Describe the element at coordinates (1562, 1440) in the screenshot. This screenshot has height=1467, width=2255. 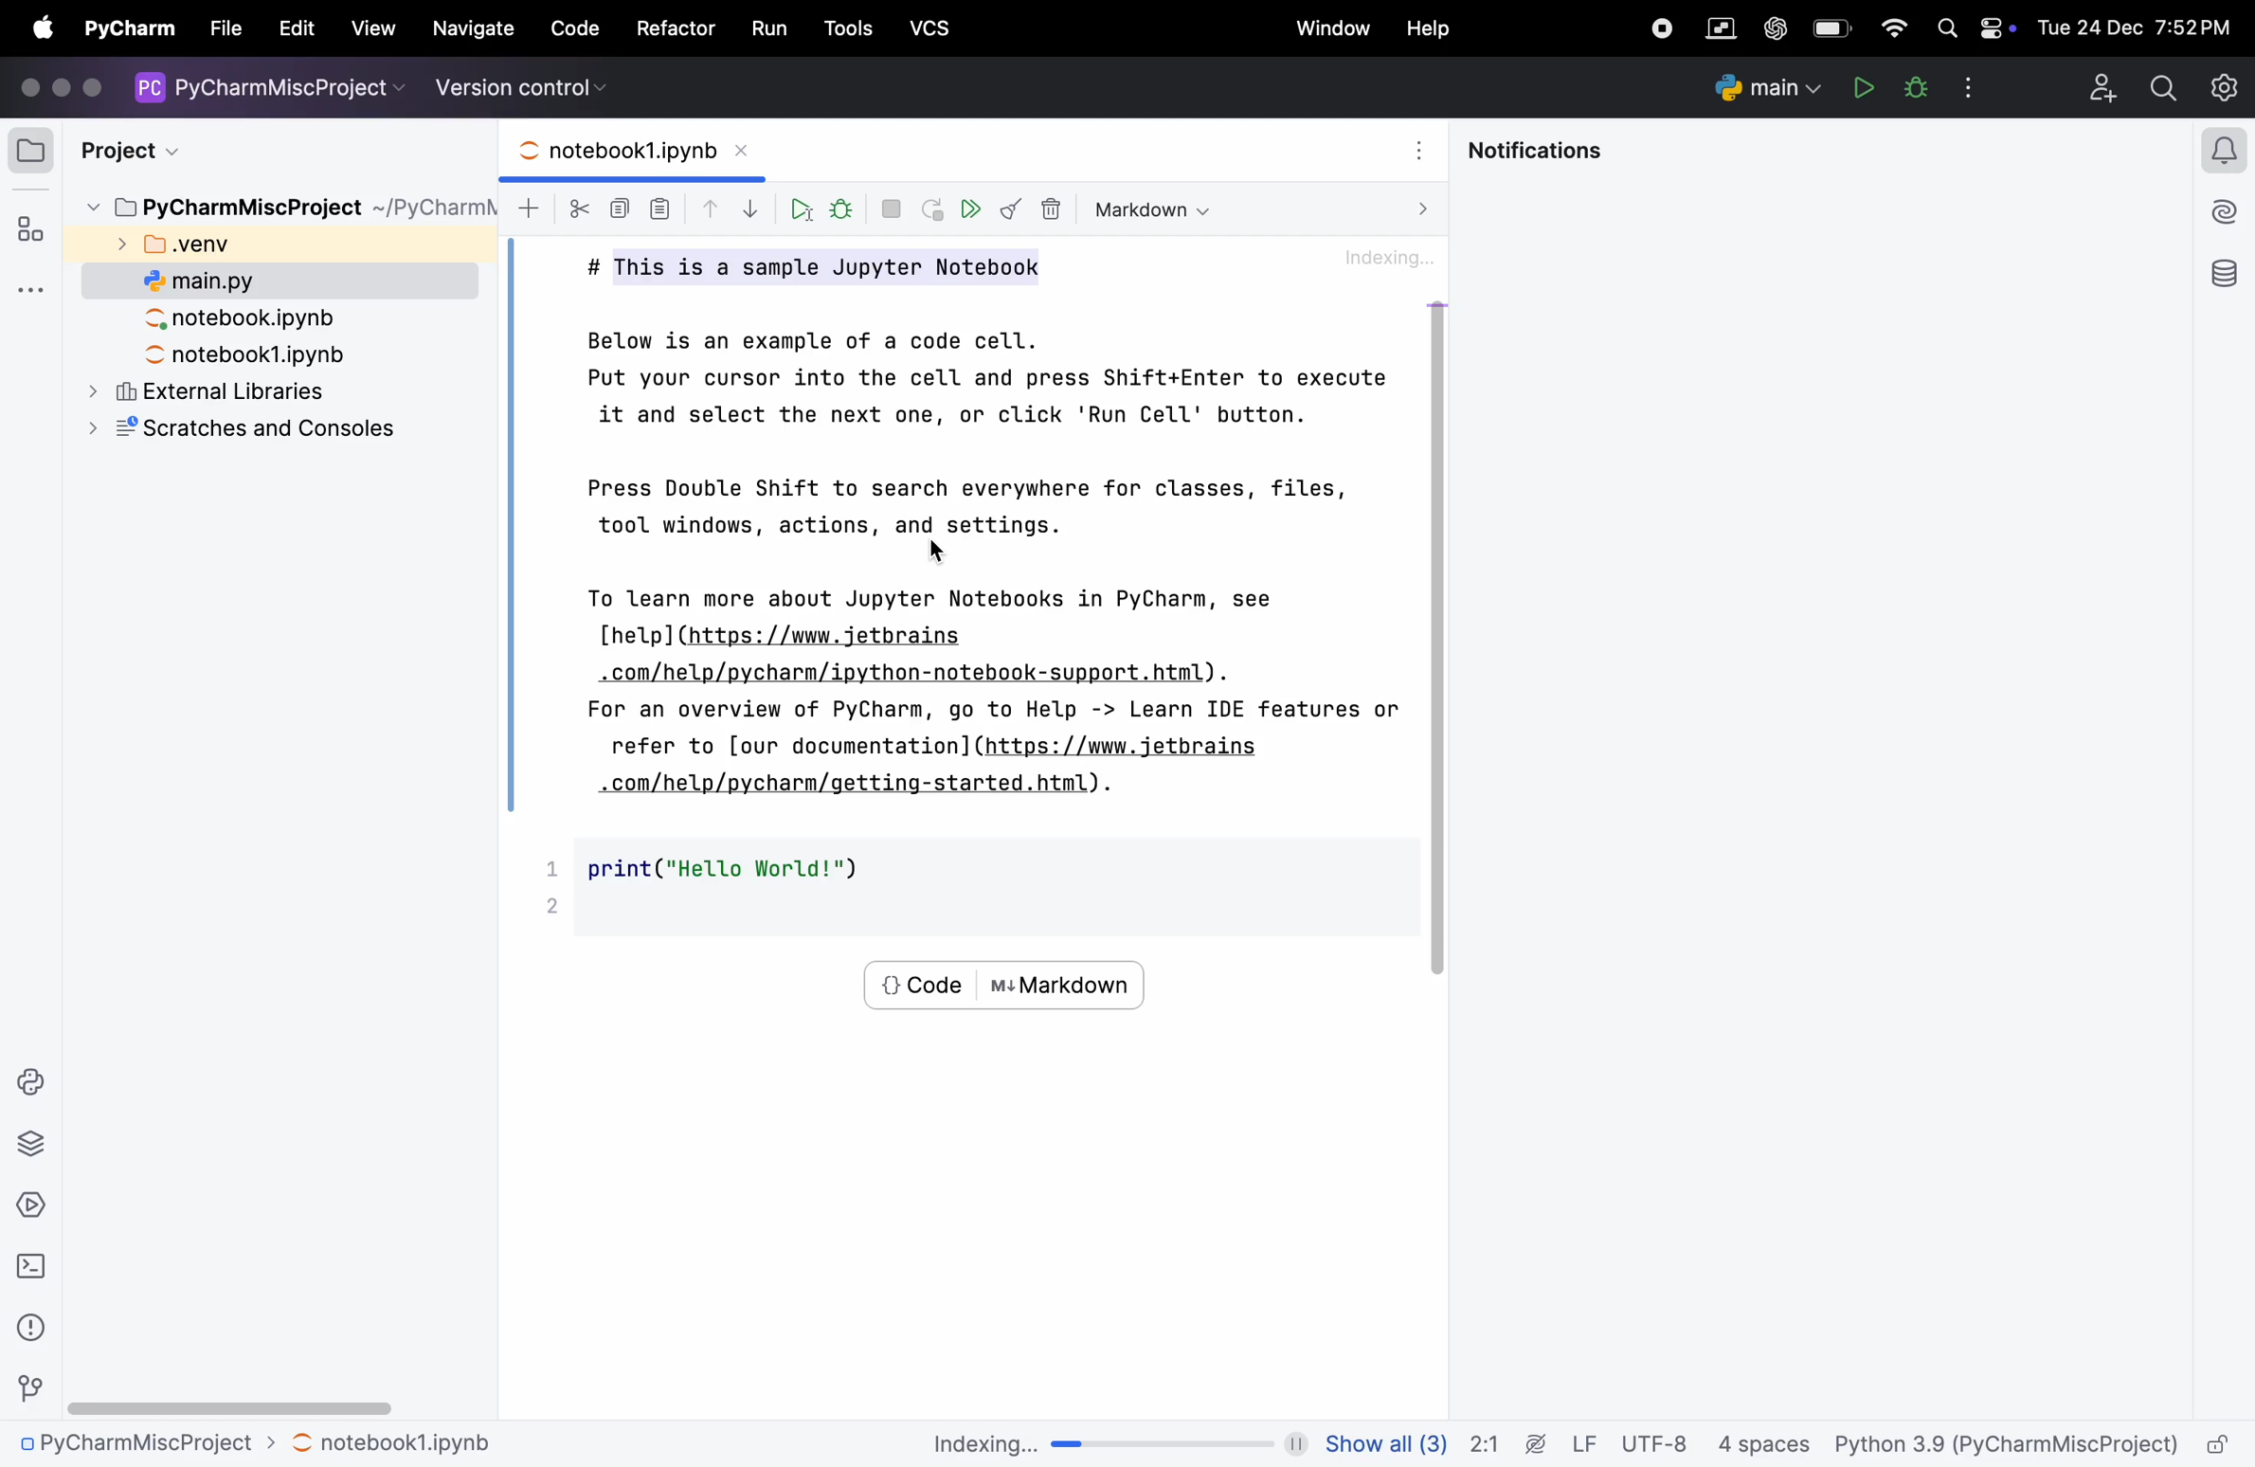
I see `lf` at that location.